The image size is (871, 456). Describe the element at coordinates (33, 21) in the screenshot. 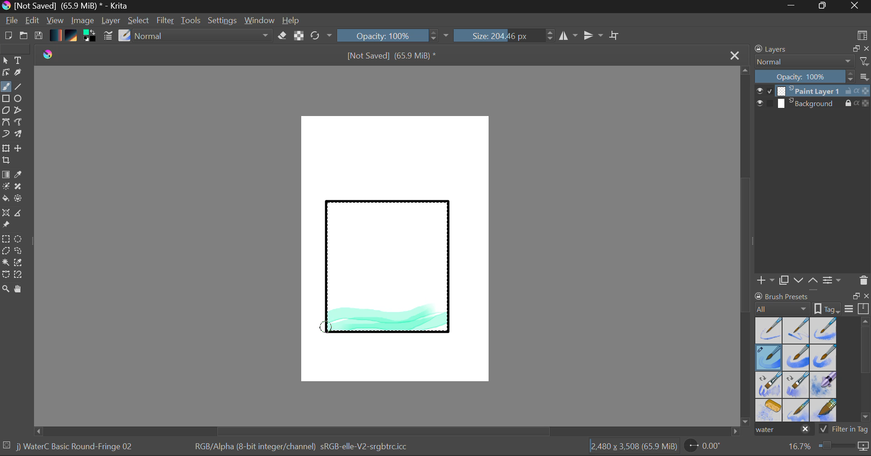

I see `Edit` at that location.